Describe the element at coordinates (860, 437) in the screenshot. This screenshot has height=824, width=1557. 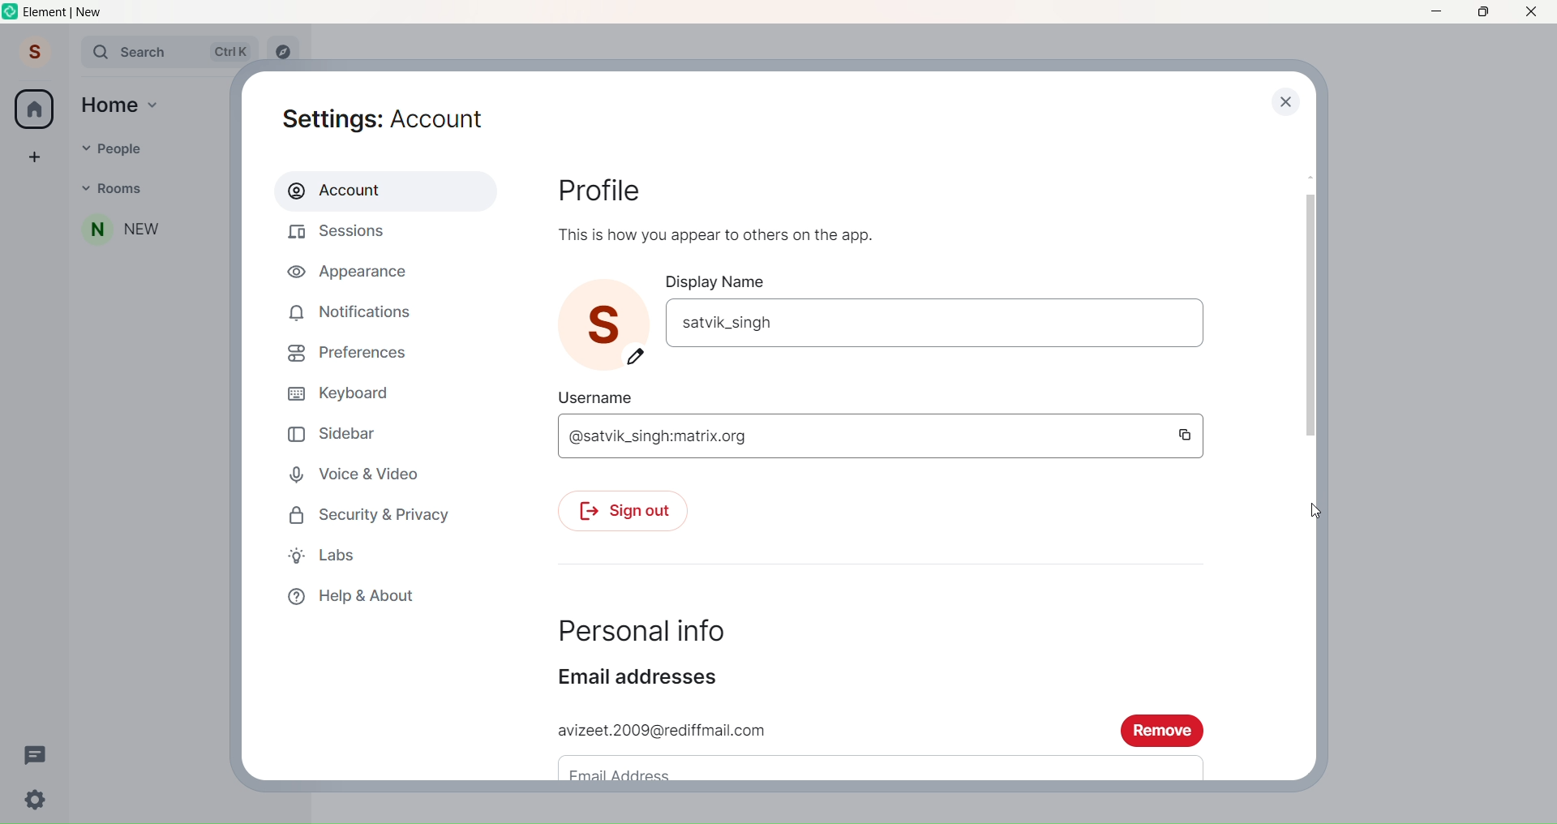
I see `Write Username` at that location.